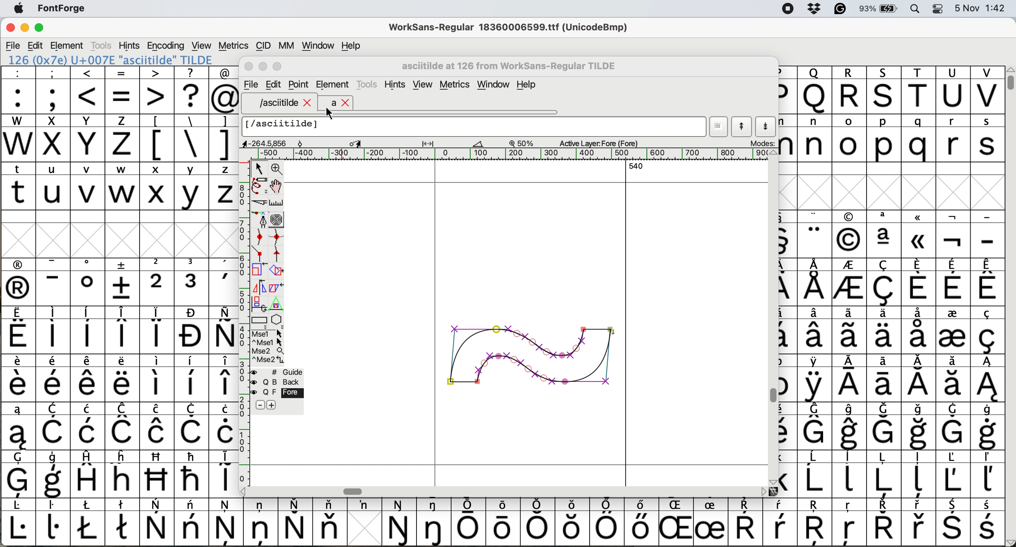 This screenshot has width=1016, height=547. What do you see at coordinates (278, 289) in the screenshot?
I see `skew selection` at bounding box center [278, 289].